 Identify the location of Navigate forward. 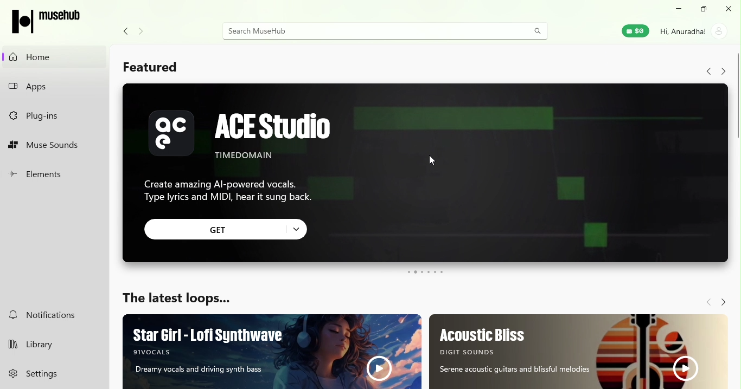
(723, 72).